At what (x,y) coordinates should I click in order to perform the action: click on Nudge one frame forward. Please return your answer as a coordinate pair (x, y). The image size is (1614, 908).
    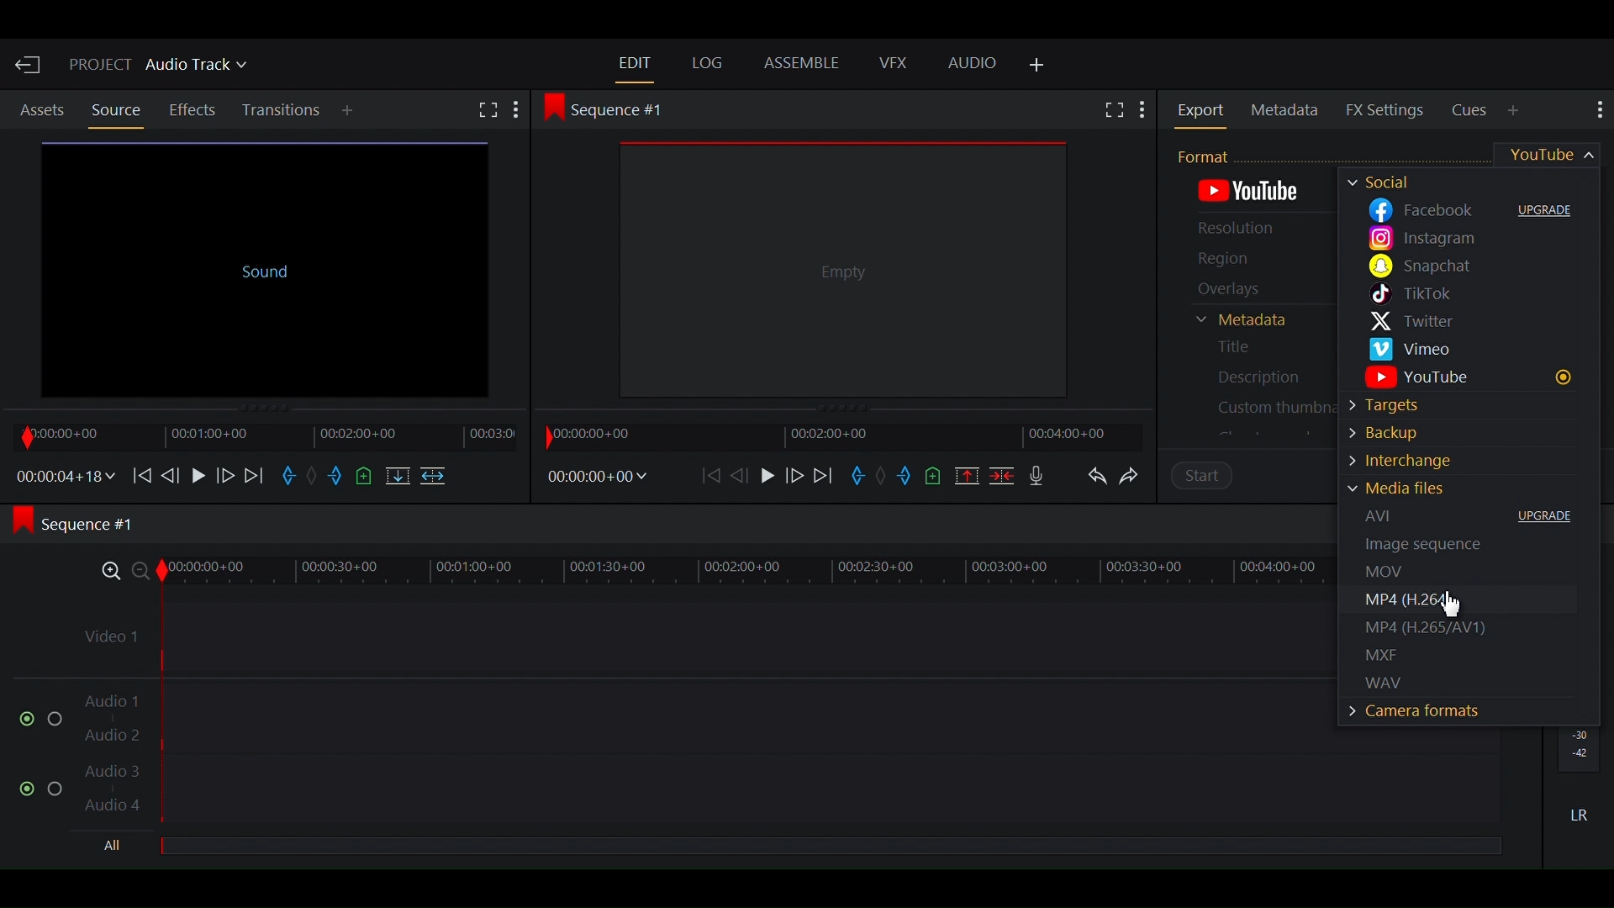
    Looking at the image, I should click on (794, 476).